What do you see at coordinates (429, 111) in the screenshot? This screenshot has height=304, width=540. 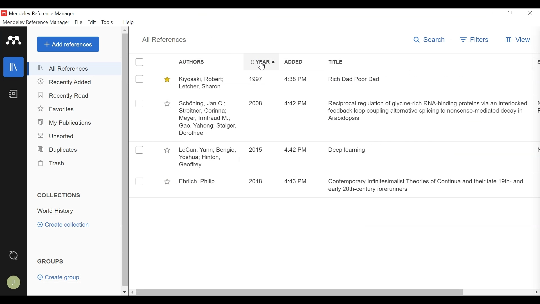 I see `Reciprocal regulation of glycine-rich RNA-binding proteins via an interlocked feedback loop coupling alternative splicing to nonsense-mediated decay in Arabidopsis` at bounding box center [429, 111].